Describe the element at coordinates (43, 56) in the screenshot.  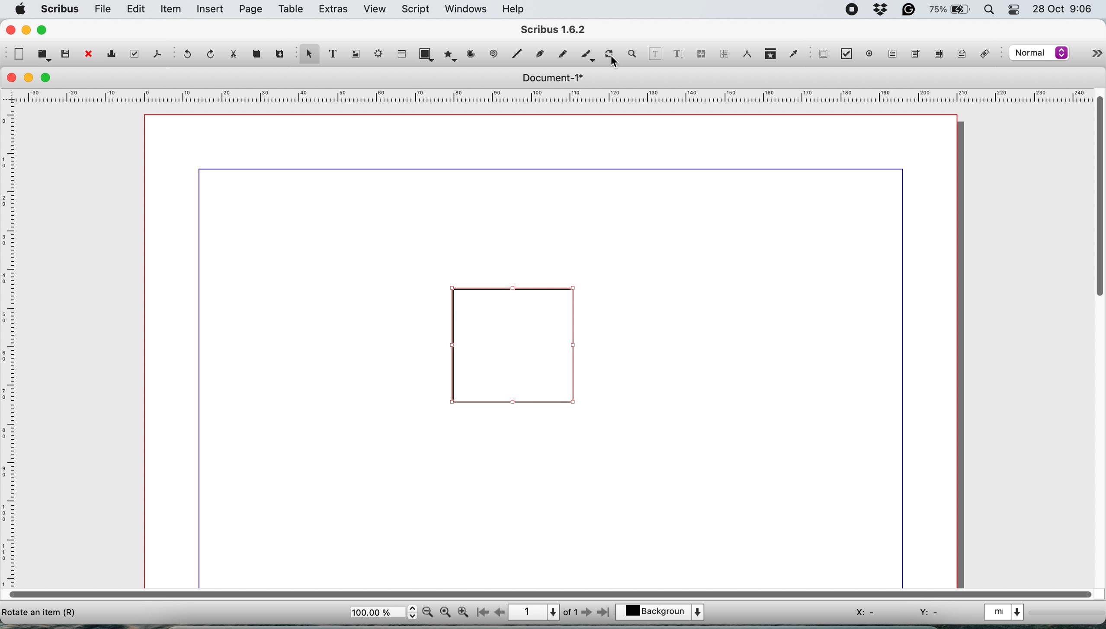
I see `open` at that location.